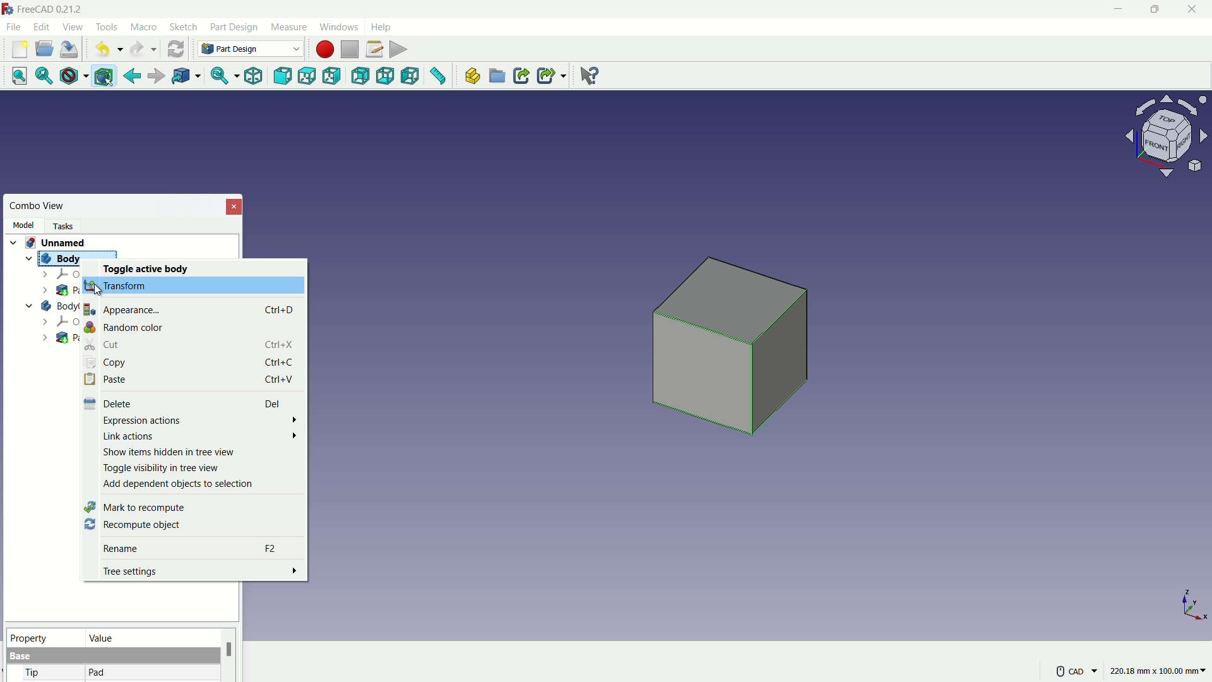 This screenshot has height=682, width=1212. Describe the element at coordinates (374, 49) in the screenshot. I see `macros` at that location.